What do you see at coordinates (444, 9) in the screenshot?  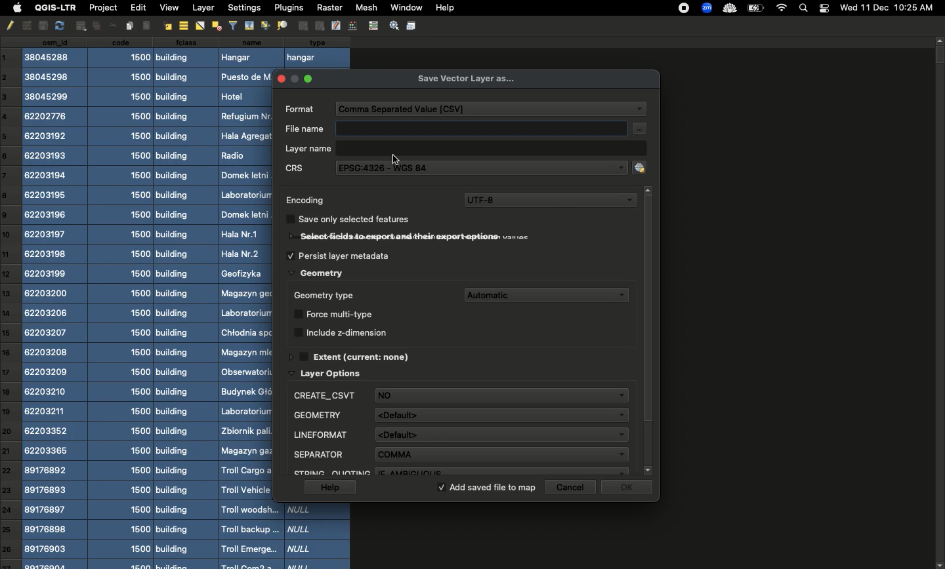 I see `Help` at bounding box center [444, 9].